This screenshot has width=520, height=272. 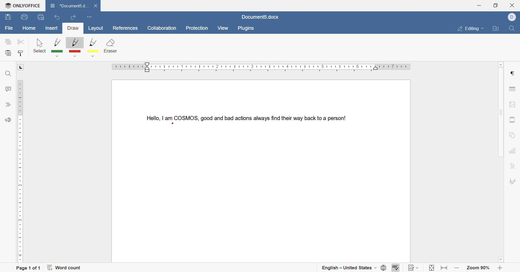 I want to click on copy style, so click(x=21, y=53).